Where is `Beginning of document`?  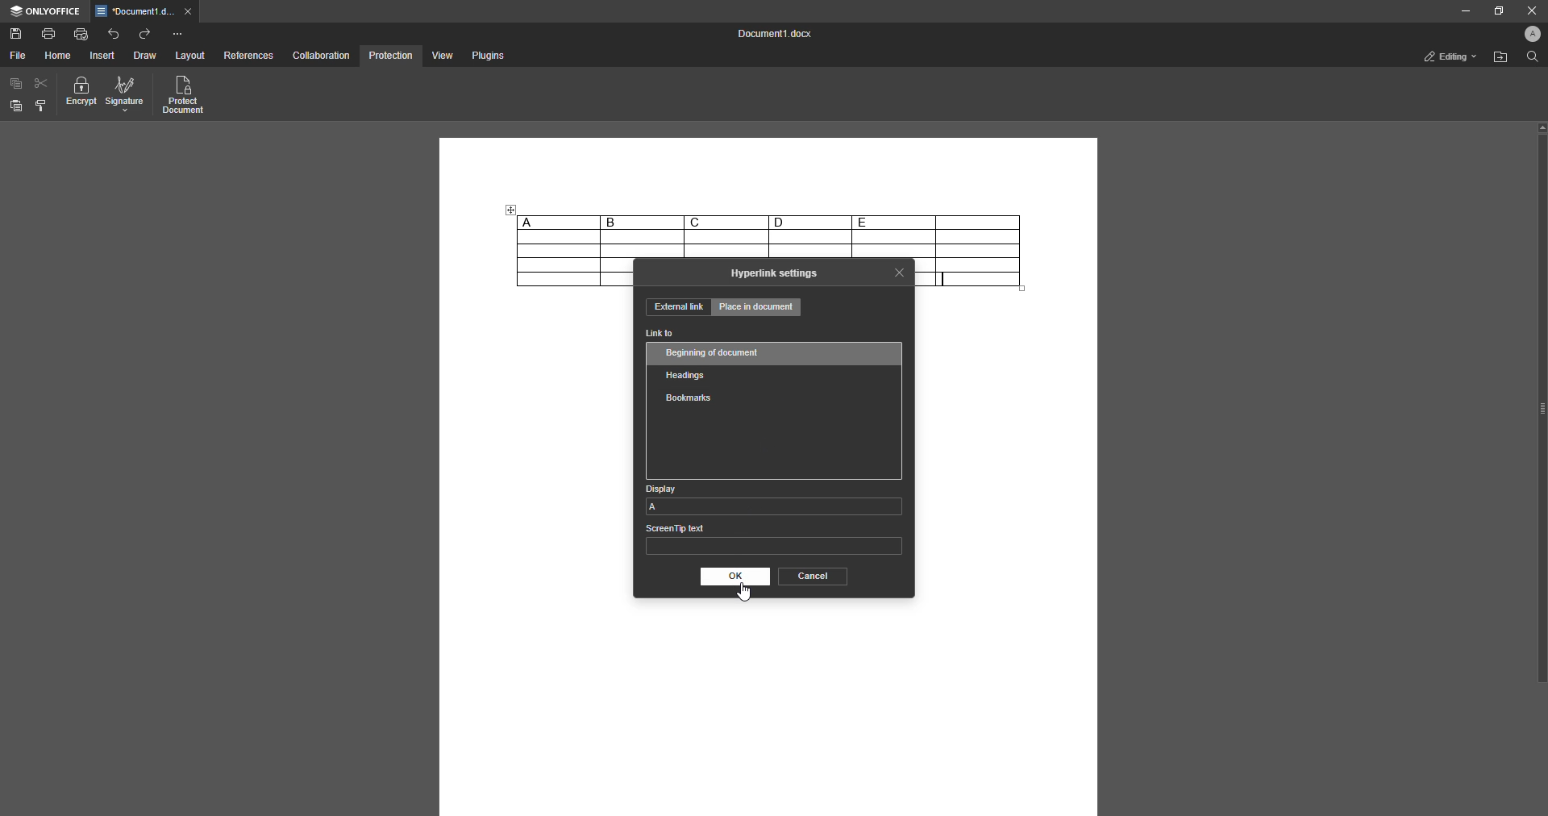
Beginning of document is located at coordinates (715, 352).